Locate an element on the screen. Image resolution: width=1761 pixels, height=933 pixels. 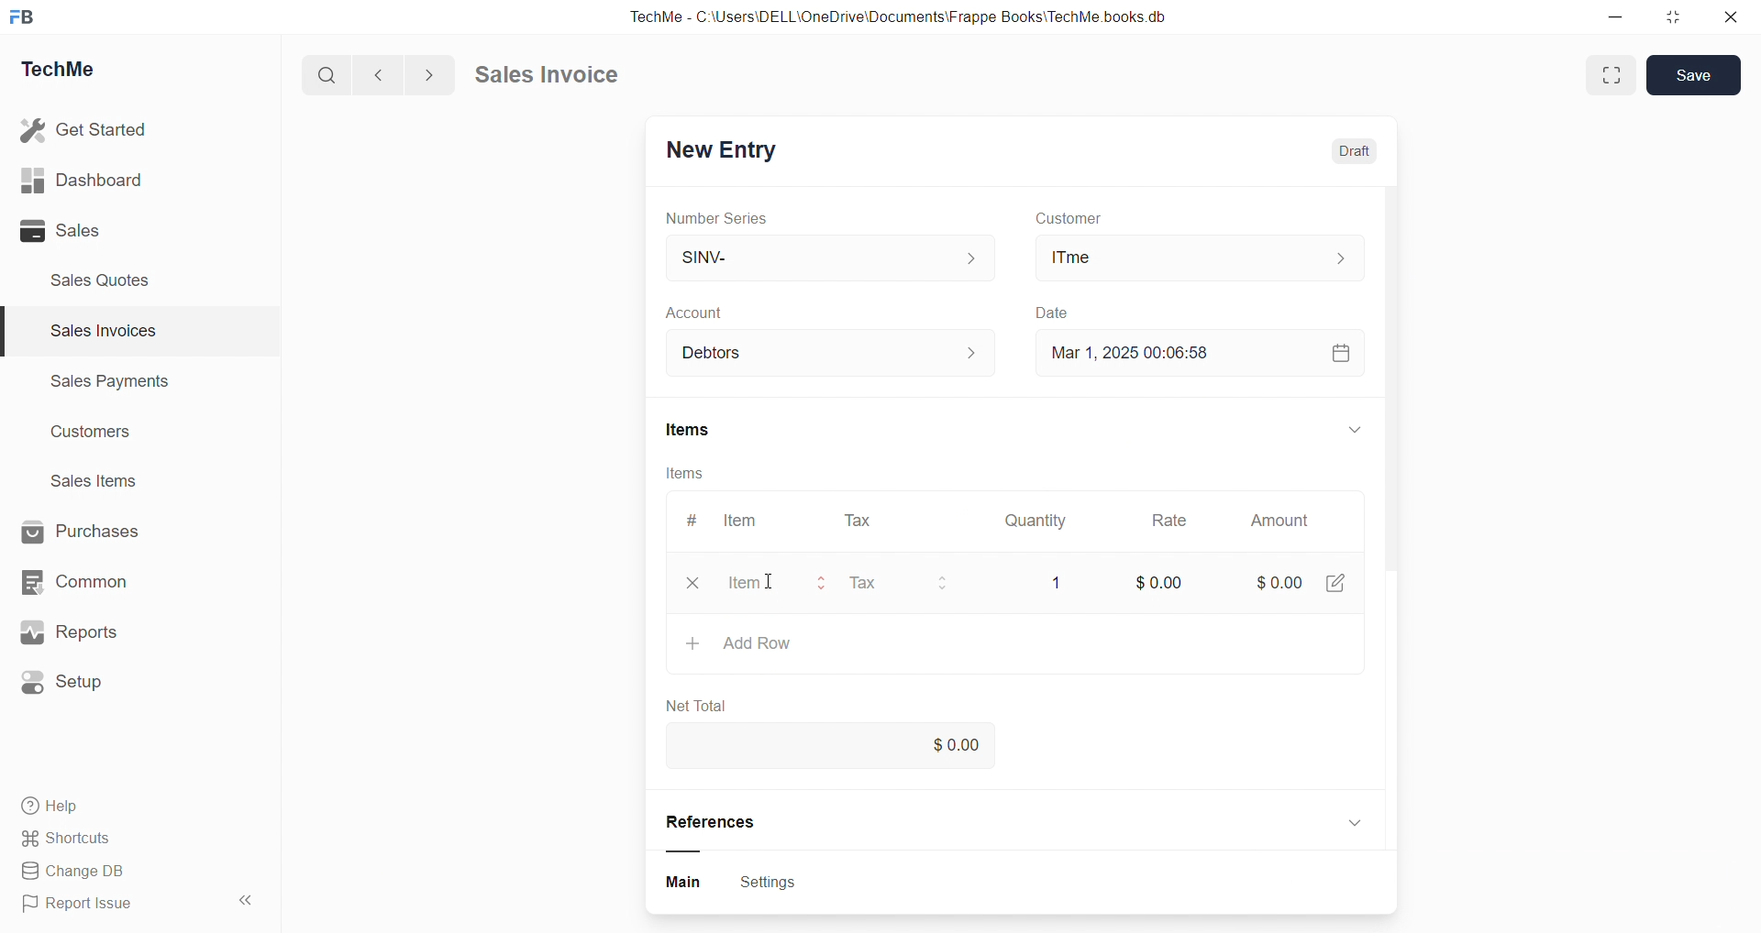
B& Change DB is located at coordinates (80, 873).